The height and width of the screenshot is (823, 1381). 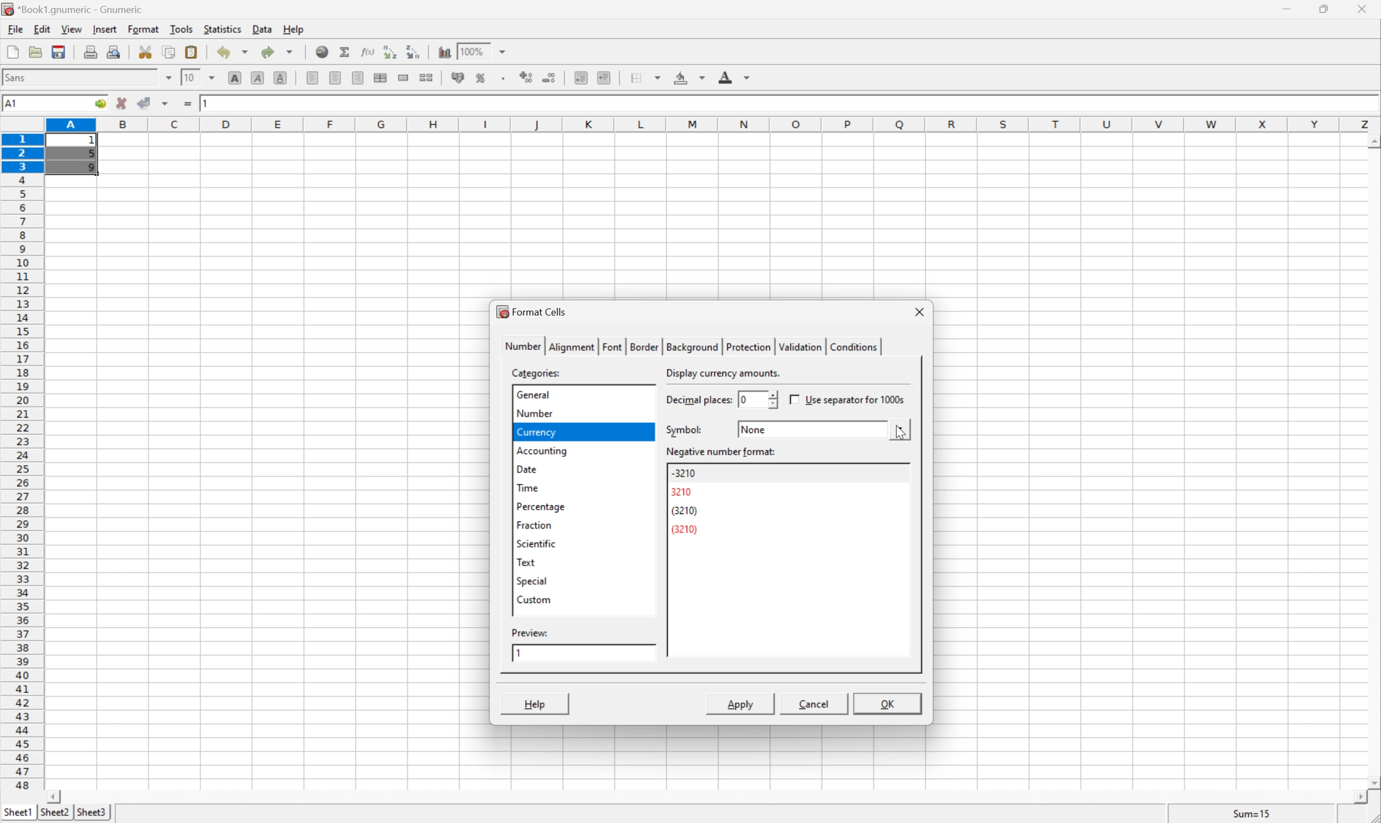 I want to click on special, so click(x=532, y=581).